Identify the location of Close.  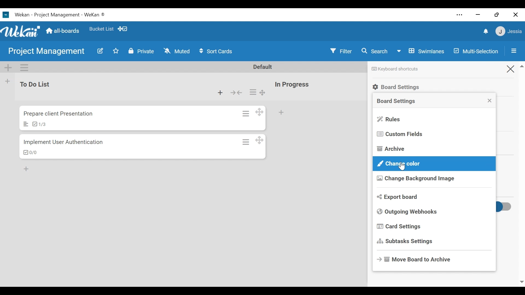
(491, 100).